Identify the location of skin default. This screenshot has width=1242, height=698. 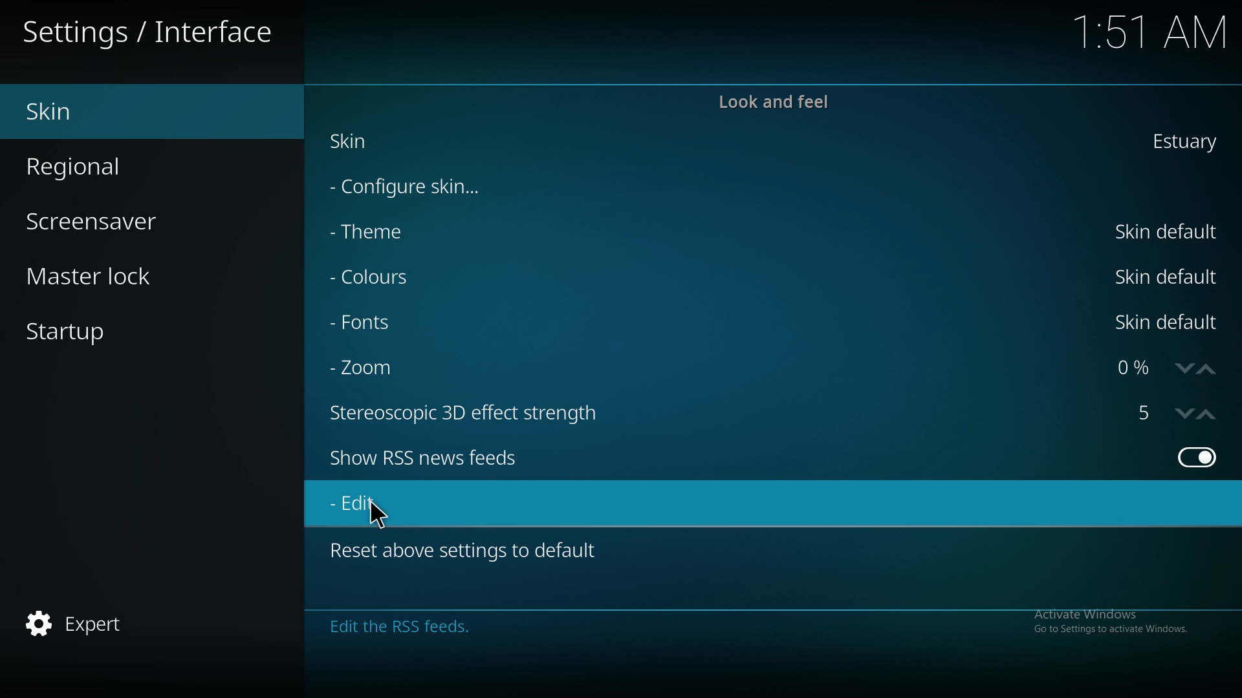
(1167, 275).